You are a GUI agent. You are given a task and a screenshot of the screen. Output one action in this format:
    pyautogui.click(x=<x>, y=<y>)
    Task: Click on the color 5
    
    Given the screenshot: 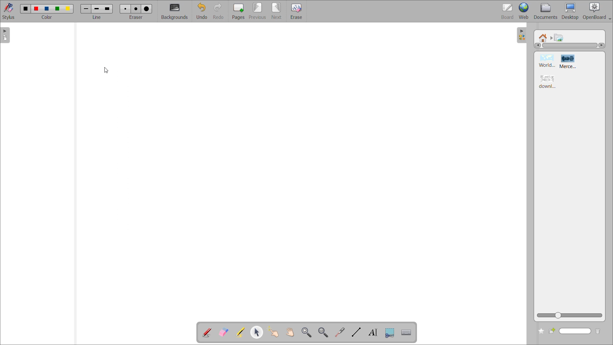 What is the action you would take?
    pyautogui.click(x=69, y=8)
    